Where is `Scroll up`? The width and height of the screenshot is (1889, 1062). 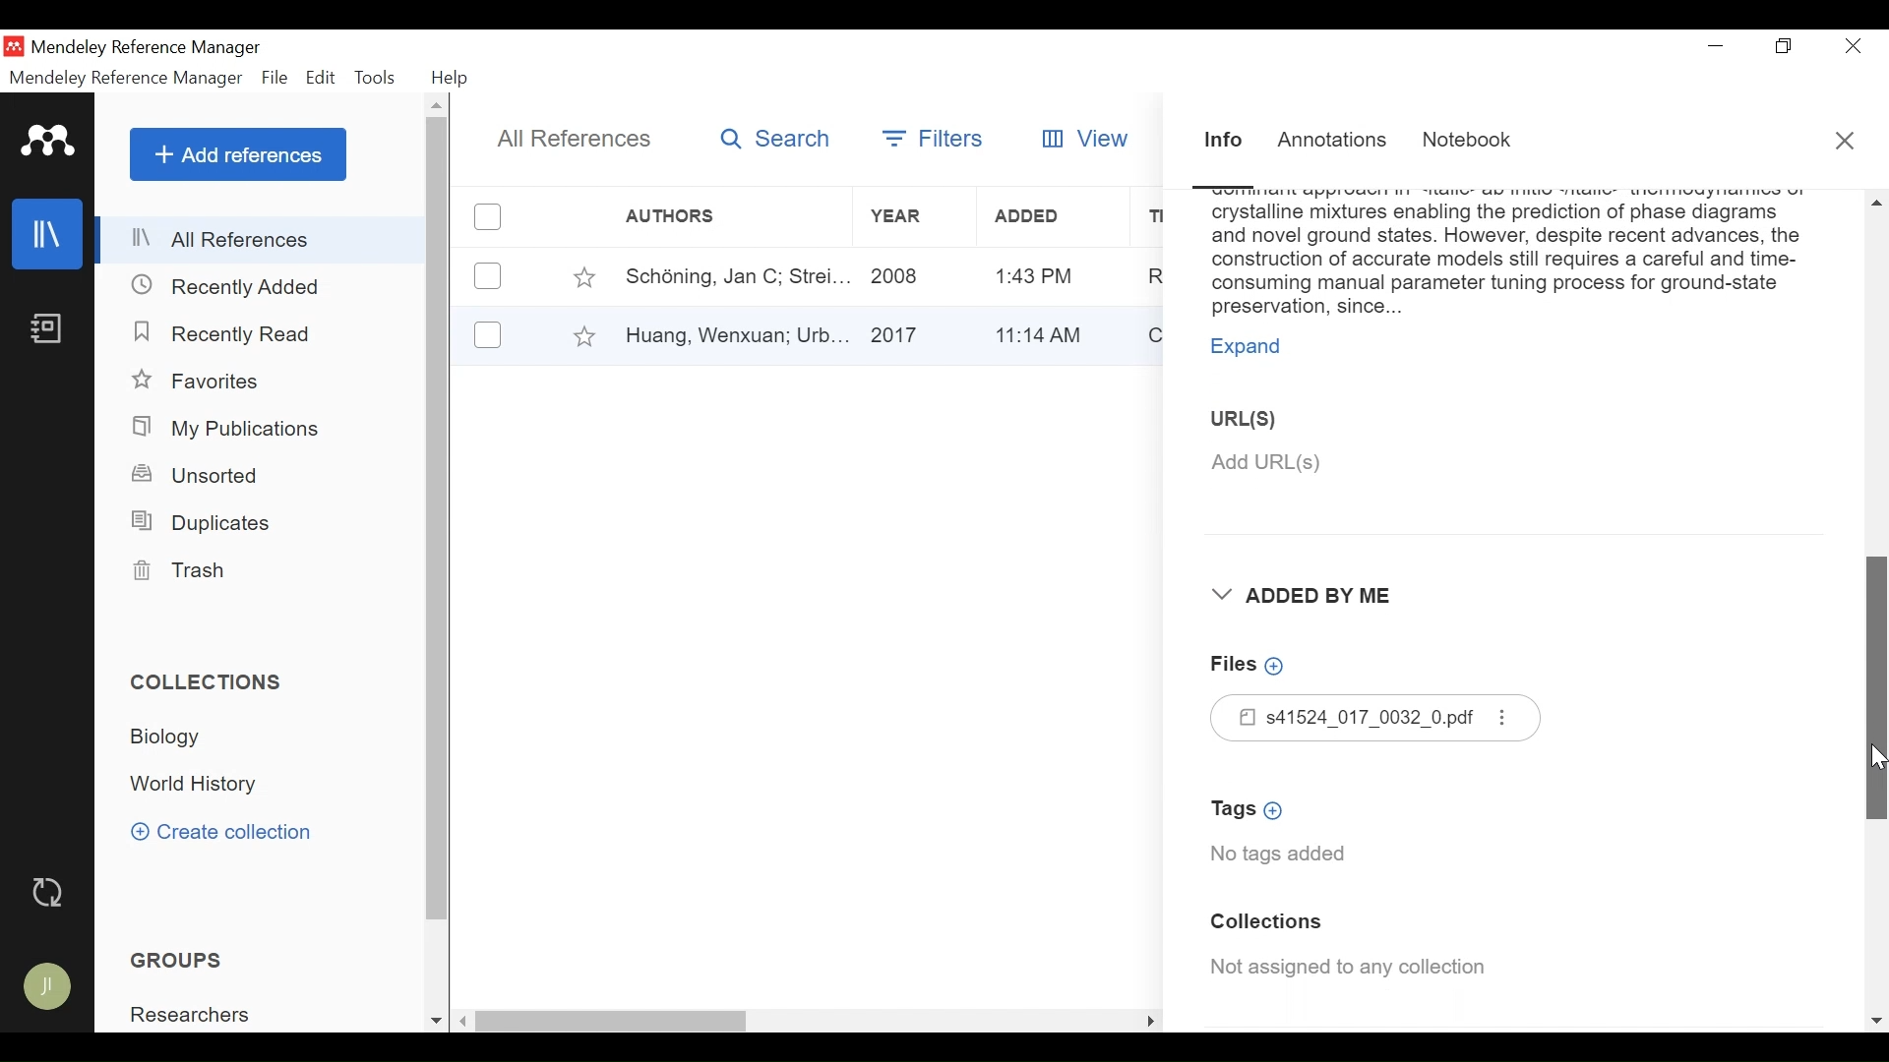
Scroll up is located at coordinates (438, 104).